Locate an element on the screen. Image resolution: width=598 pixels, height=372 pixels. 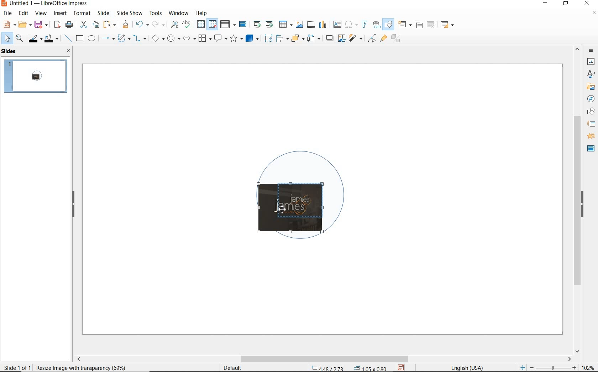
close is located at coordinates (587, 4).